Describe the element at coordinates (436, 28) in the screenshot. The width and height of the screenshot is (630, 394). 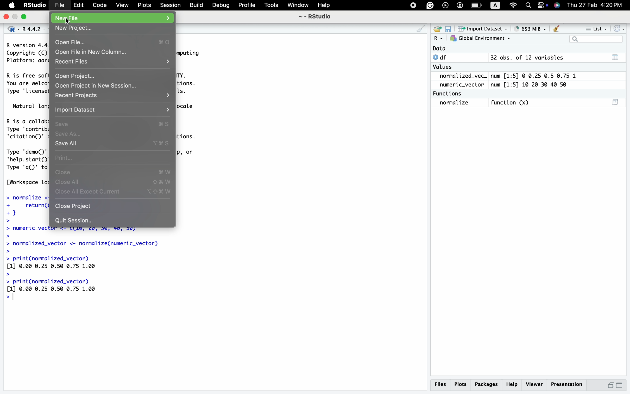
I see `Open` at that location.